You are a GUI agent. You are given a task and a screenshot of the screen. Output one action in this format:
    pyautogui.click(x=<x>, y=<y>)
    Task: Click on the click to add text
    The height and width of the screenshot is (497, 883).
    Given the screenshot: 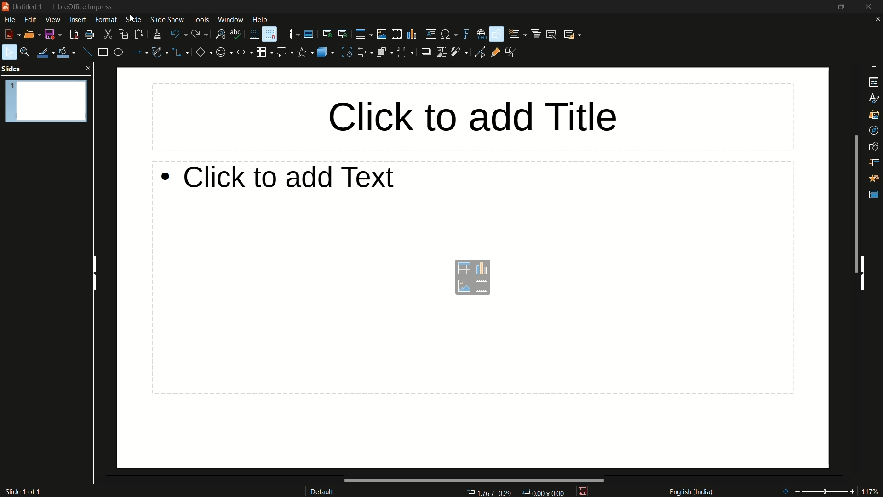 What is the action you would take?
    pyautogui.click(x=298, y=178)
    